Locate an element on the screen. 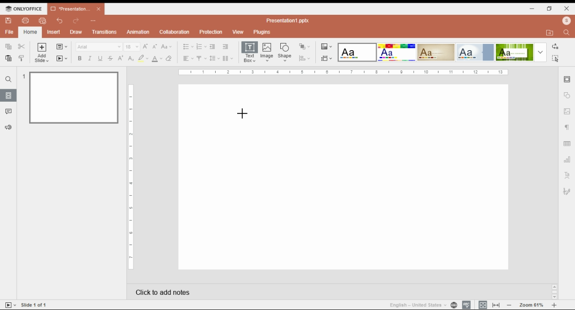 Image resolution: width=575 pixels, height=310 pixels. increment font size is located at coordinates (146, 46).